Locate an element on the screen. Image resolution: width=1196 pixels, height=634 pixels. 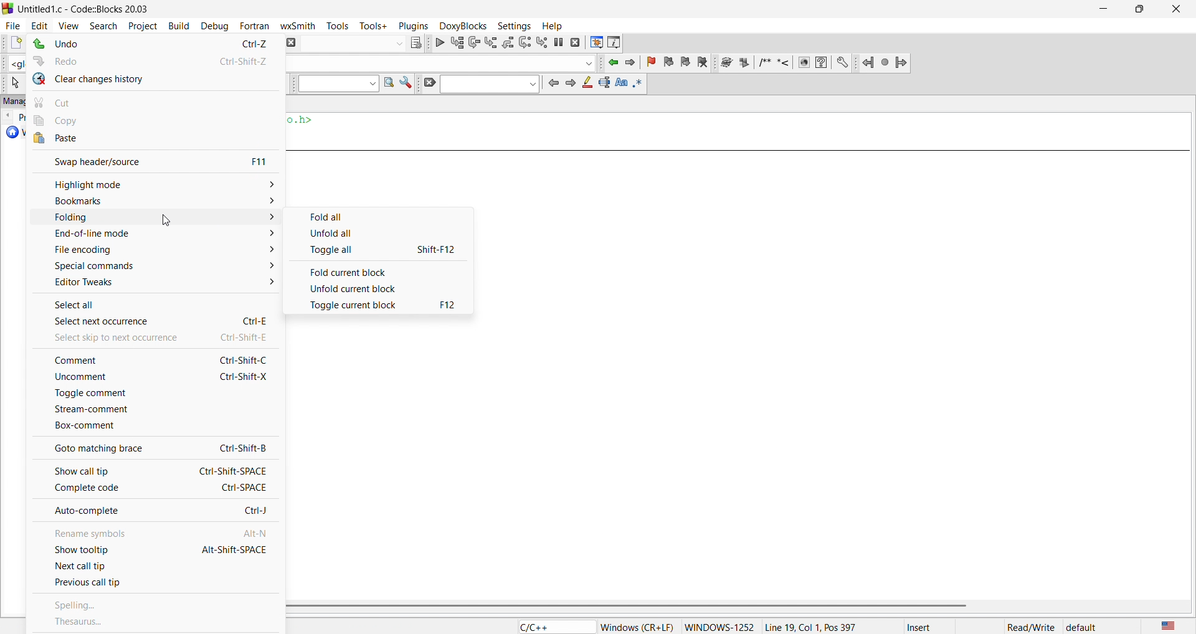
title bar is located at coordinates (87, 9).